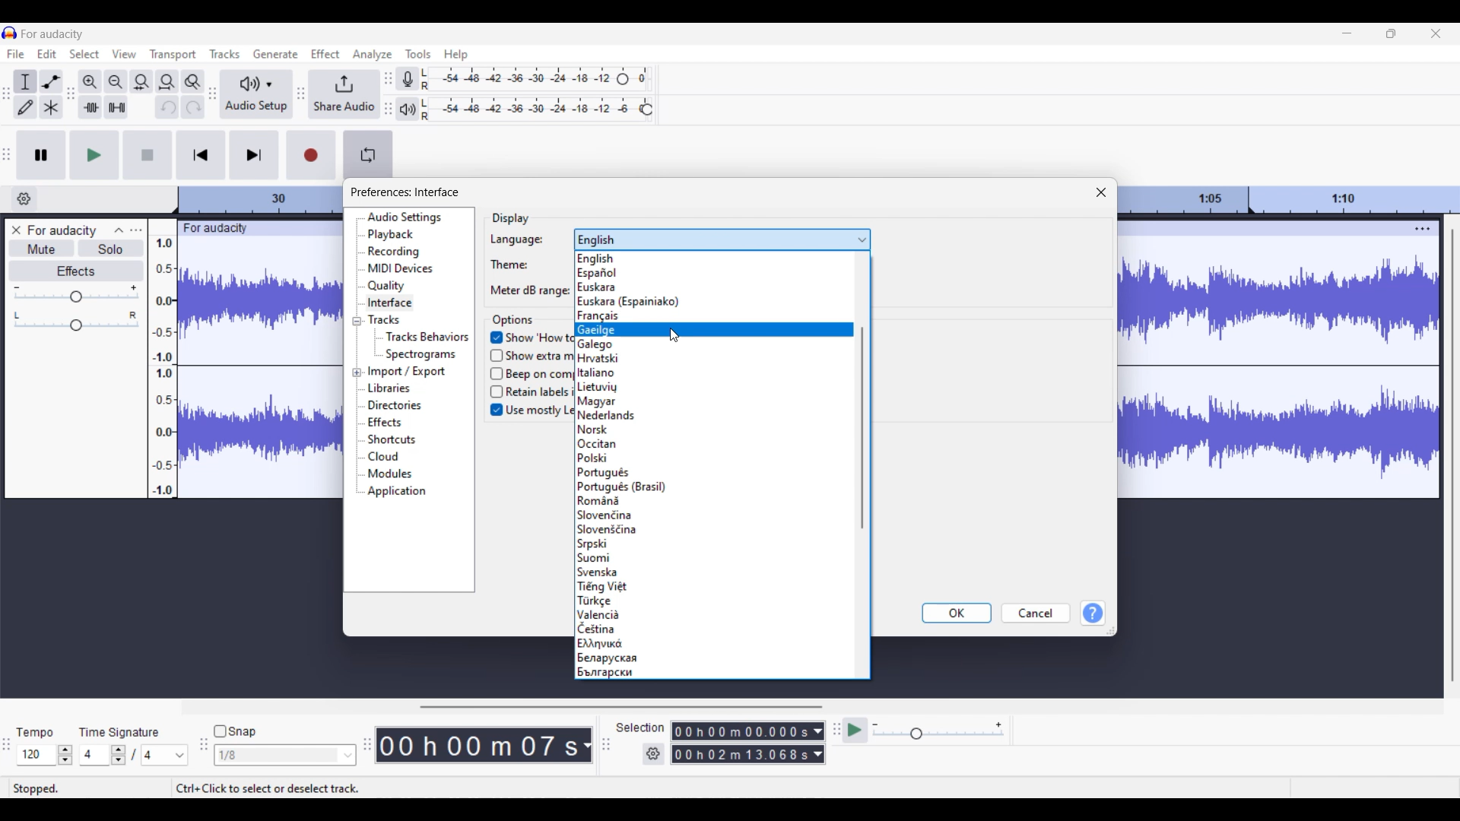  What do you see at coordinates (388, 388) in the screenshot?
I see `Libraries` at bounding box center [388, 388].